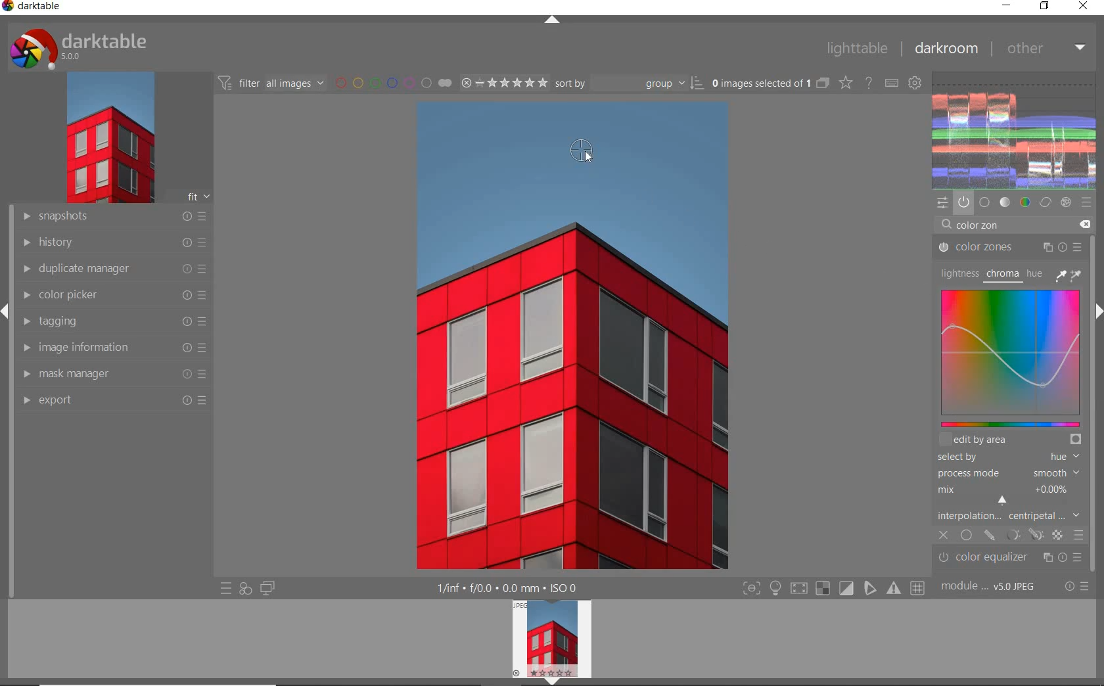  I want to click on tone, so click(1005, 202).